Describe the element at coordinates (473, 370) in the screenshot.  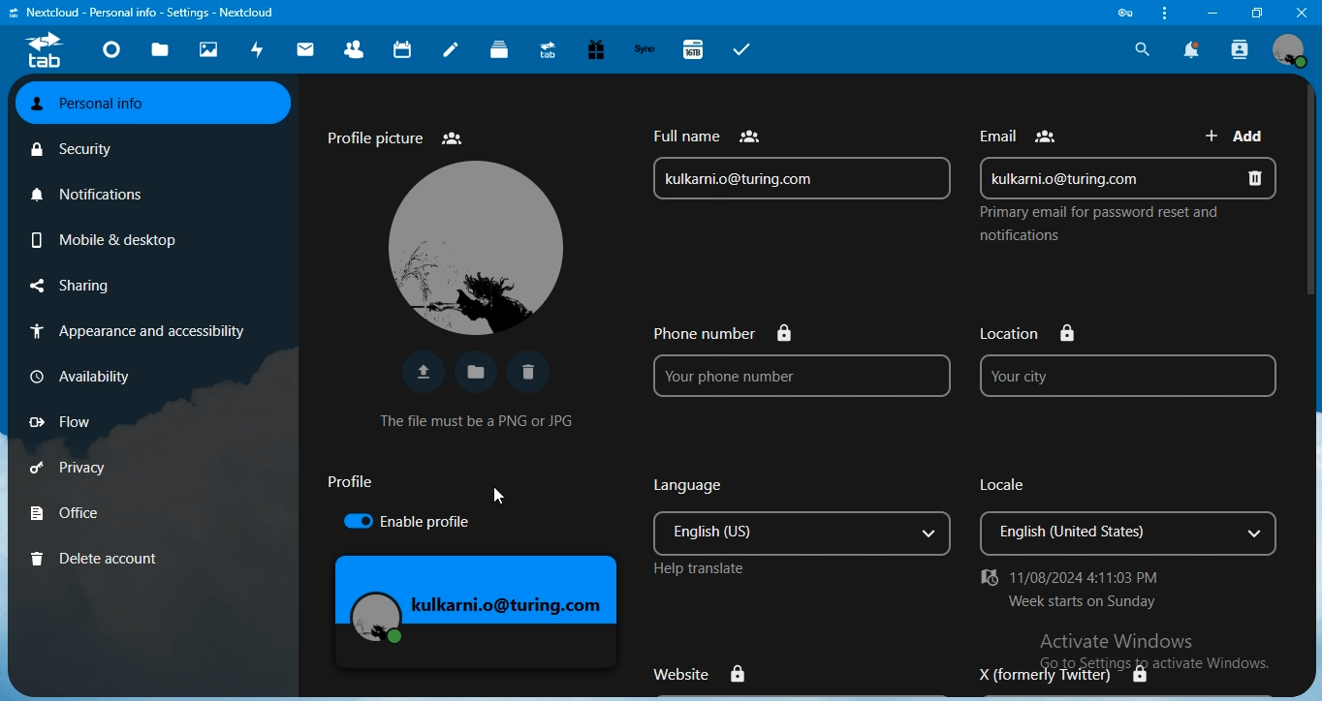
I see `Files` at that location.